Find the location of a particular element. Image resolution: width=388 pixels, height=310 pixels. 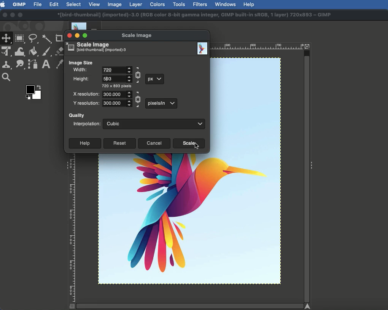

Text is located at coordinates (45, 65).